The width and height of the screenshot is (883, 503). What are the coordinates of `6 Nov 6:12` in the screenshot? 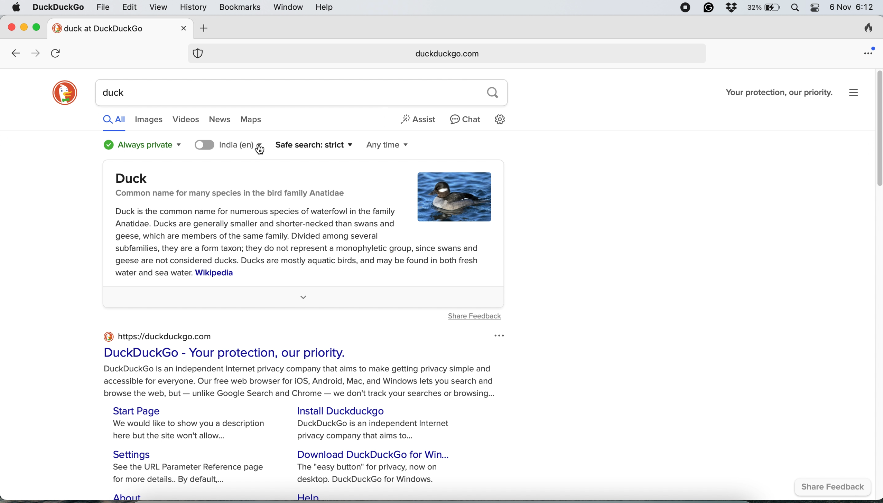 It's located at (851, 8).